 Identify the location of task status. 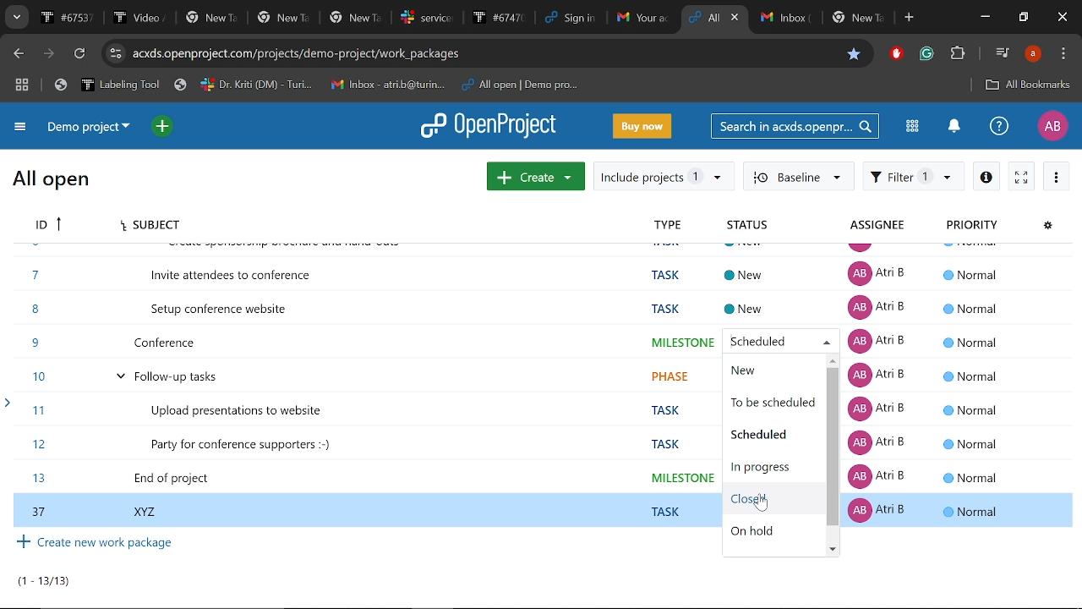
(752, 284).